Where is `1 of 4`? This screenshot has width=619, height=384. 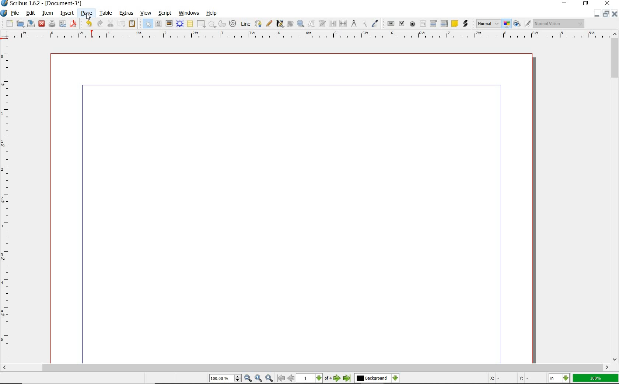 1 of 4 is located at coordinates (315, 379).